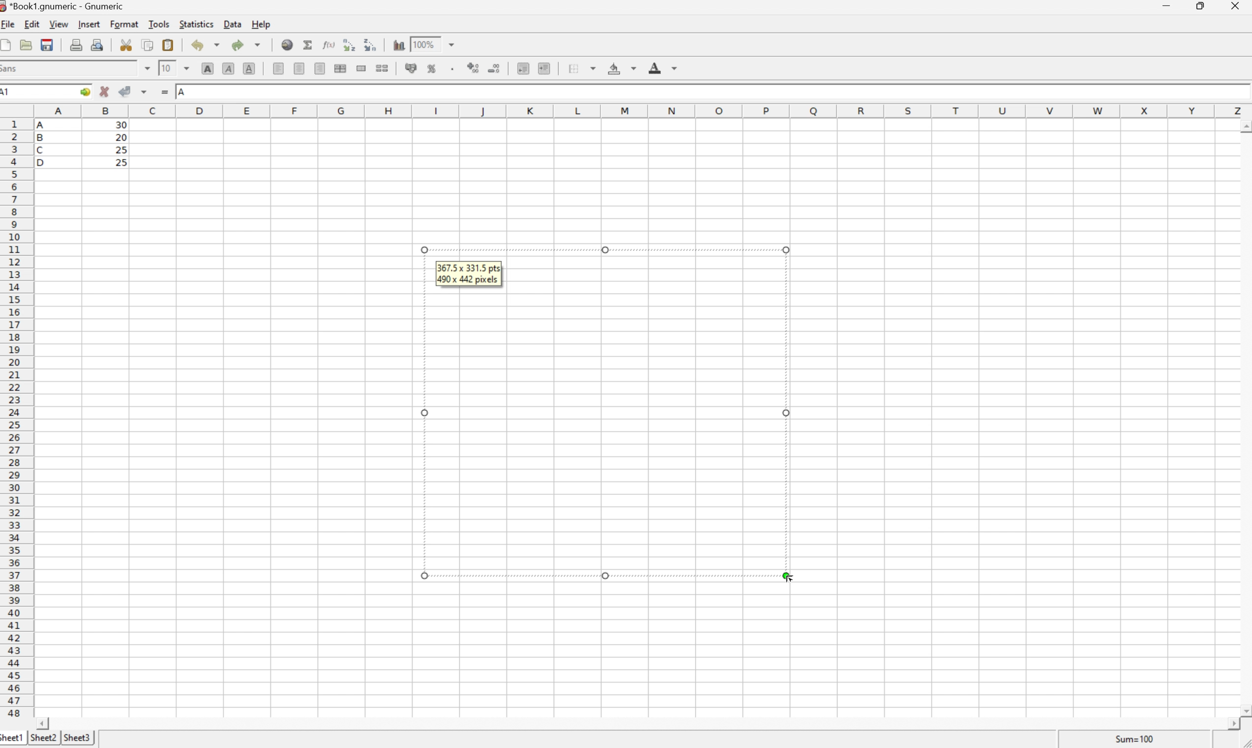 Image resolution: width=1252 pixels, height=748 pixels. I want to click on Cursor, so click(790, 580).